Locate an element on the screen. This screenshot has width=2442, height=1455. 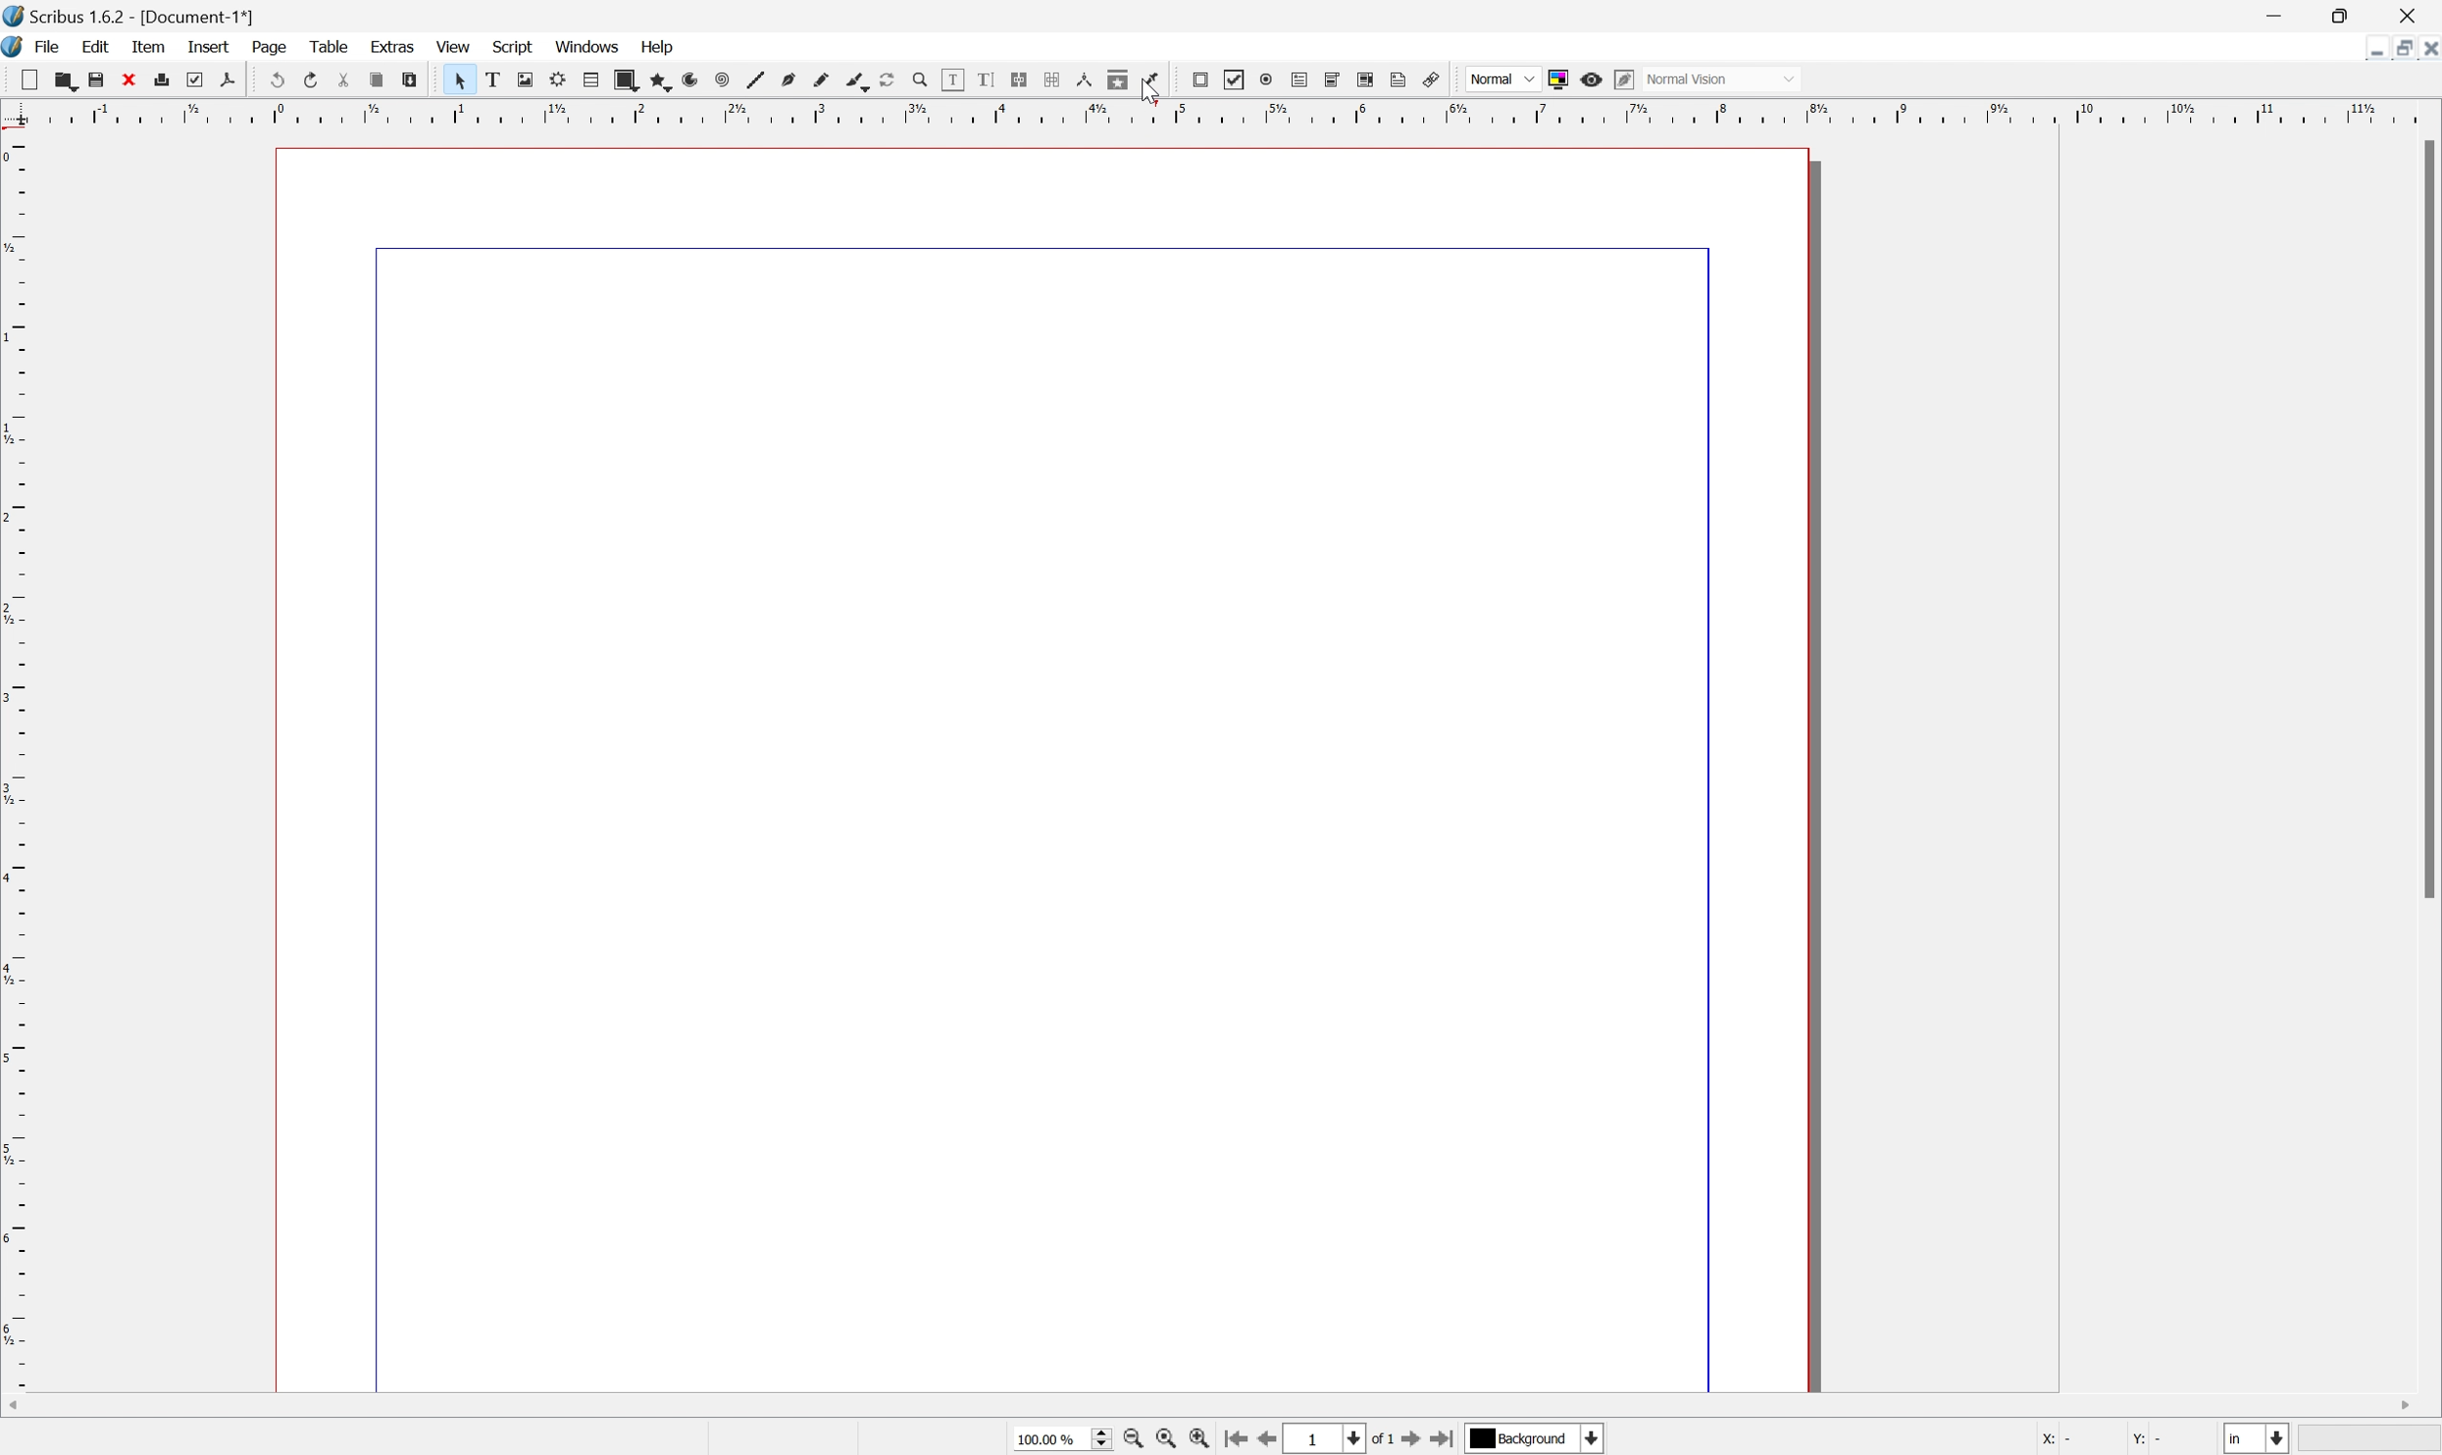
freehand line is located at coordinates (827, 77).